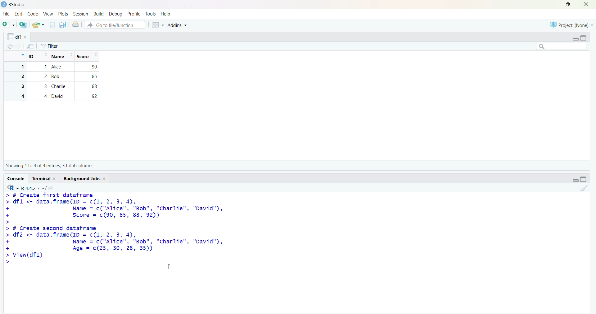 The image size is (596, 314). What do you see at coordinates (584, 179) in the screenshot?
I see `toggle full view` at bounding box center [584, 179].